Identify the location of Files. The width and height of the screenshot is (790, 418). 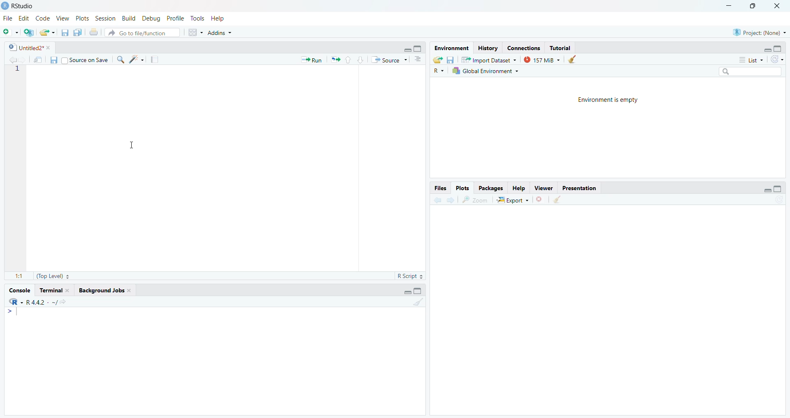
(440, 188).